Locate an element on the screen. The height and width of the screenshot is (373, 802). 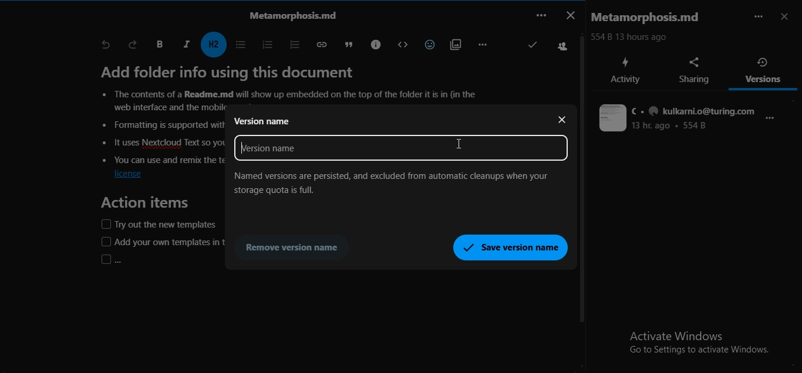
insert emoji is located at coordinates (427, 43).